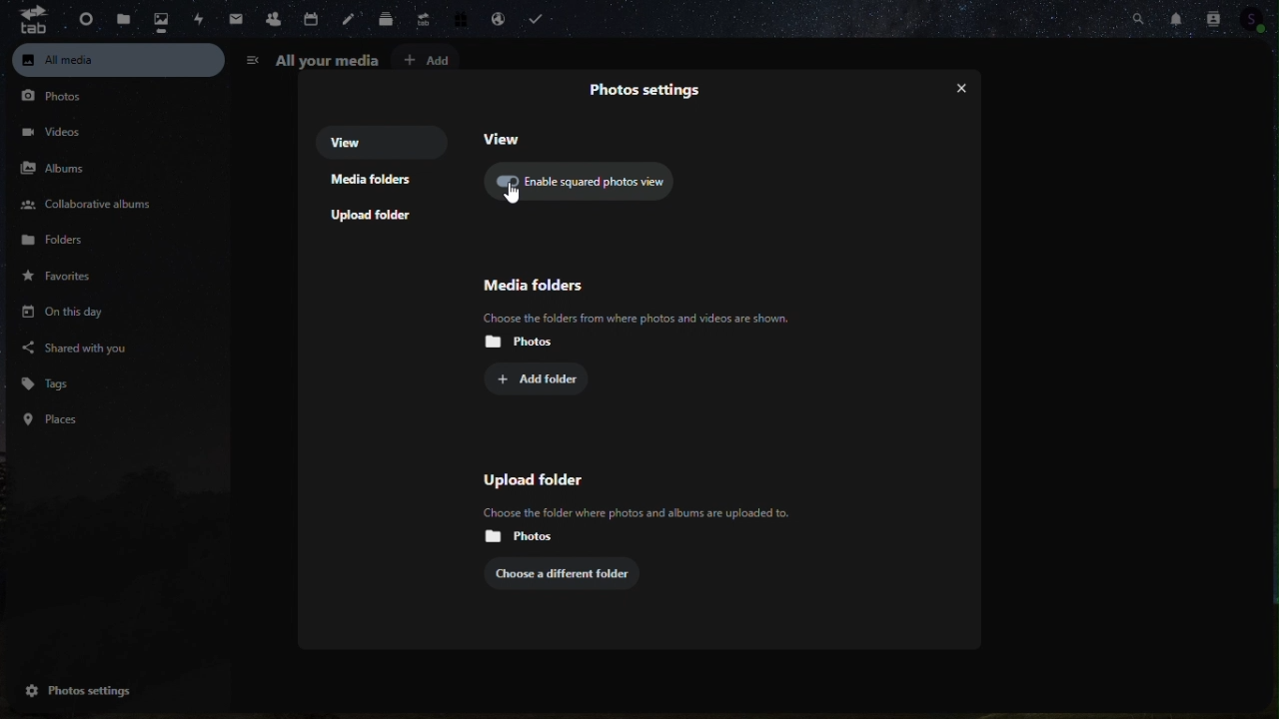  I want to click on Profile, so click(1257, 20).